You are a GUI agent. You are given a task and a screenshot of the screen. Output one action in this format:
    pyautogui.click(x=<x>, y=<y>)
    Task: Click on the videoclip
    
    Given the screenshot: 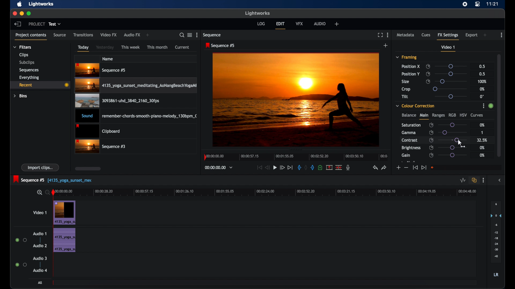 What is the action you would take?
    pyautogui.click(x=101, y=70)
    